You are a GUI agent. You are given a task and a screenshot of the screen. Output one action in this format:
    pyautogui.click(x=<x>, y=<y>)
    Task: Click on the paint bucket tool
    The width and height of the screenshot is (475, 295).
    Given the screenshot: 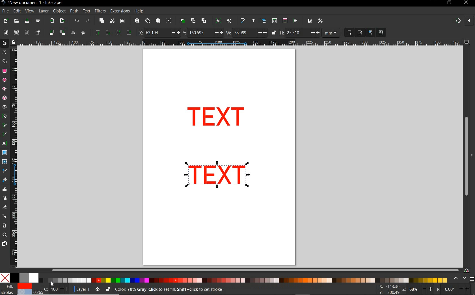 What is the action you would take?
    pyautogui.click(x=5, y=180)
    